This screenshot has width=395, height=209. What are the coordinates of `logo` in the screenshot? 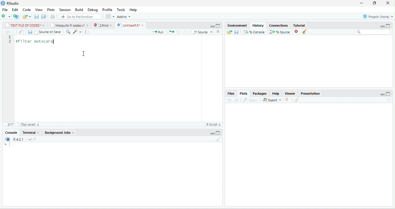 It's located at (3, 3).